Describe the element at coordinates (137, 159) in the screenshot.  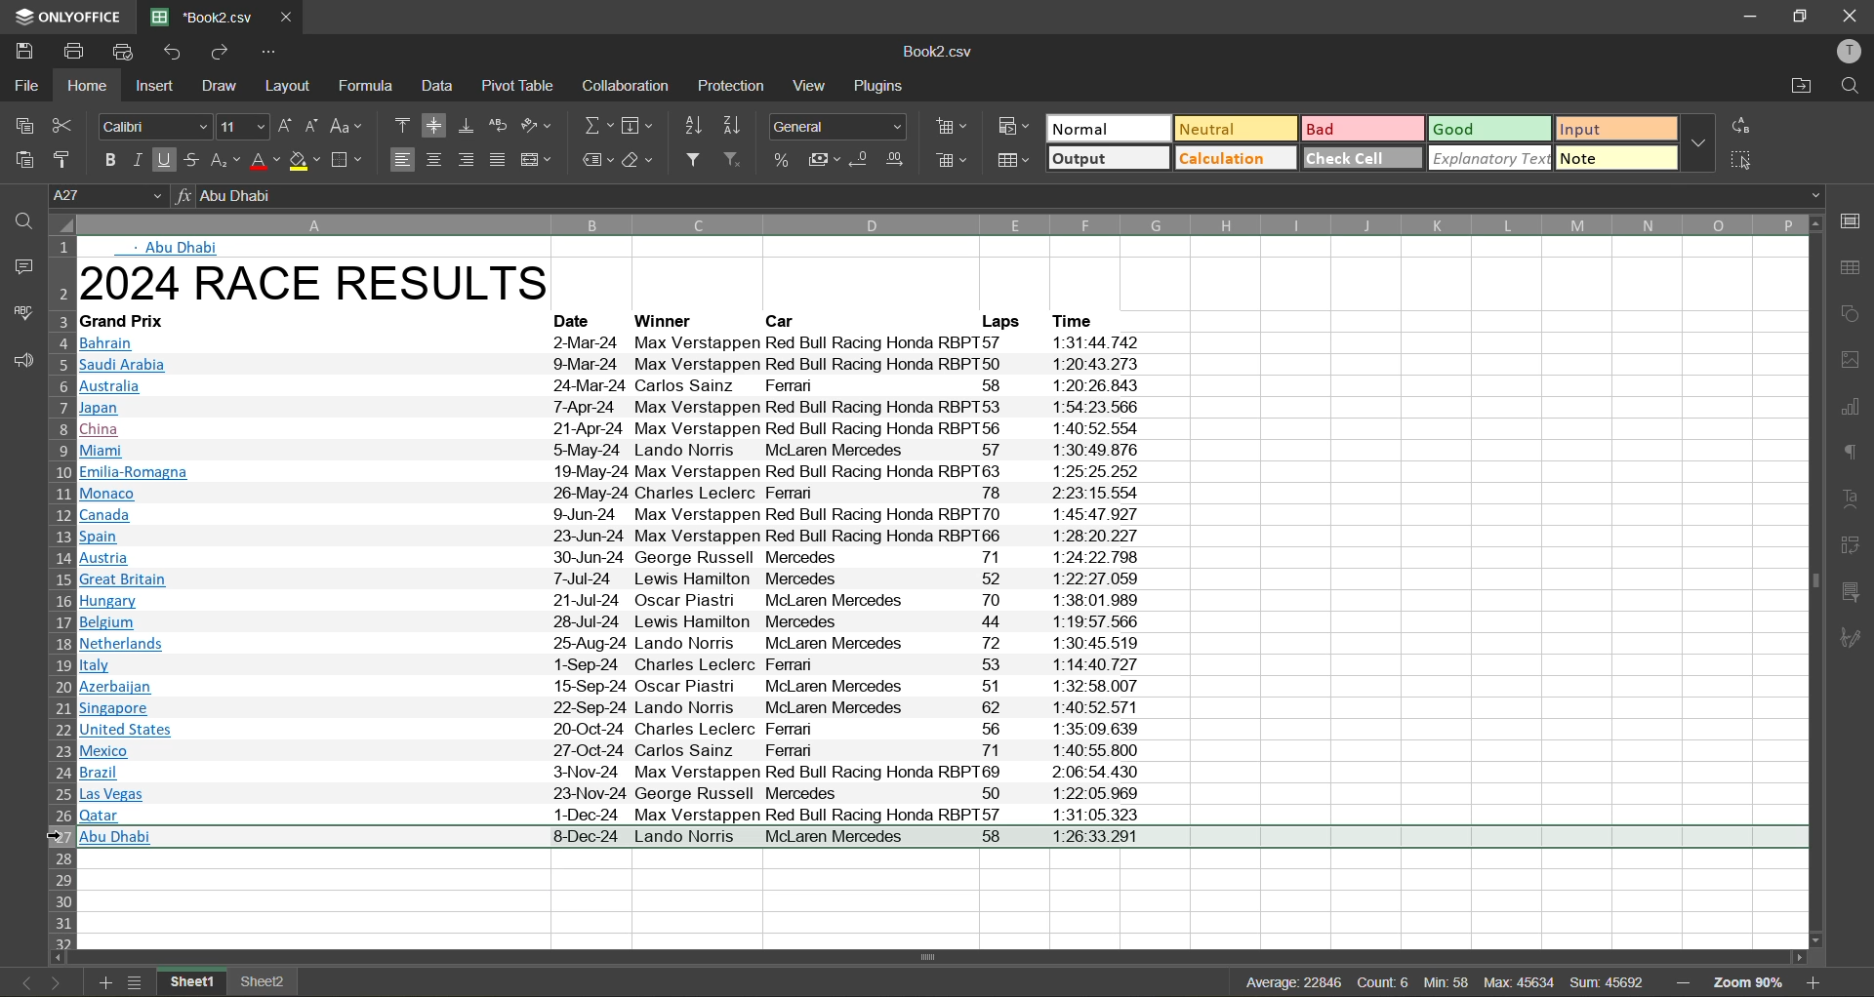
I see `italic` at that location.